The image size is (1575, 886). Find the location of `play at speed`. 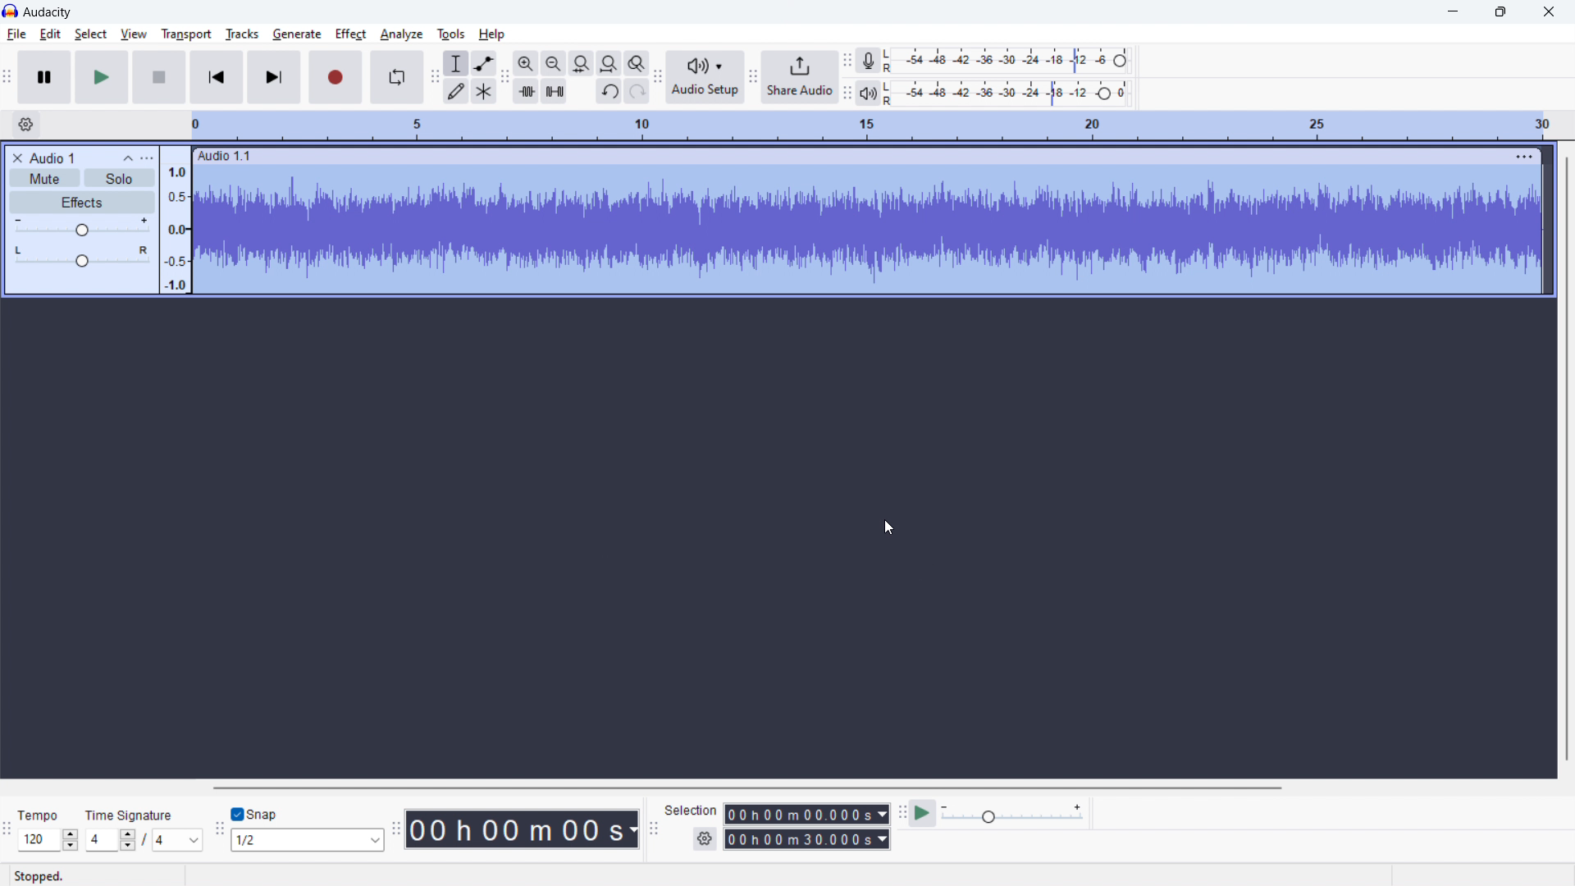

play at speed is located at coordinates (923, 813).